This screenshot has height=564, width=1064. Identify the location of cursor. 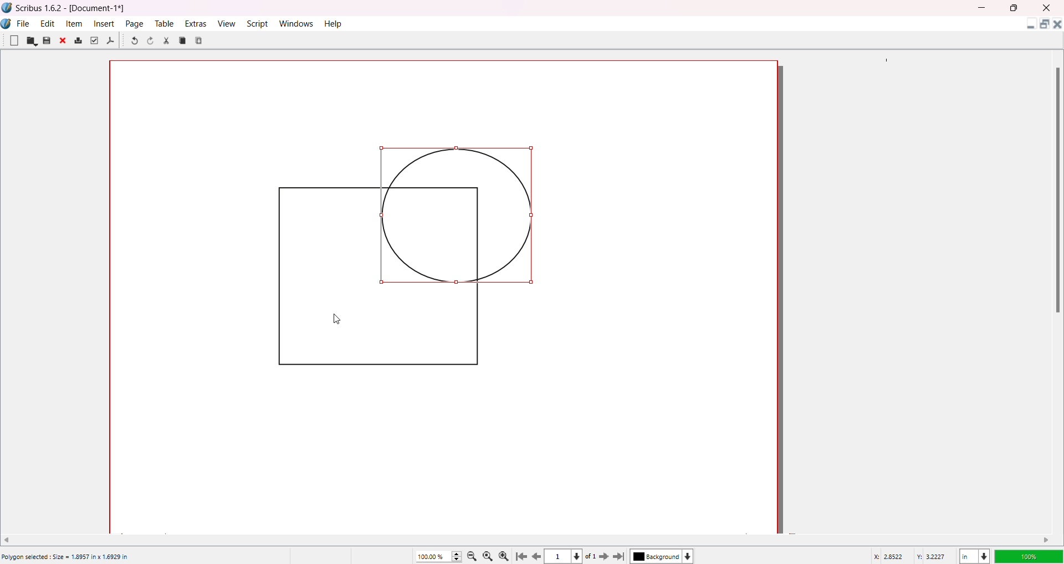
(340, 322).